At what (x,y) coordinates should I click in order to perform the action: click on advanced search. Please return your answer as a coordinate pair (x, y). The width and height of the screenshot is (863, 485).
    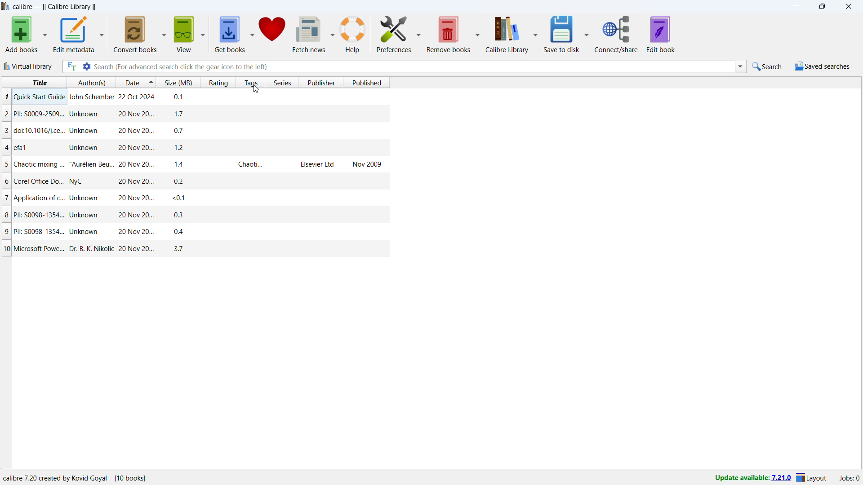
    Looking at the image, I should click on (87, 66).